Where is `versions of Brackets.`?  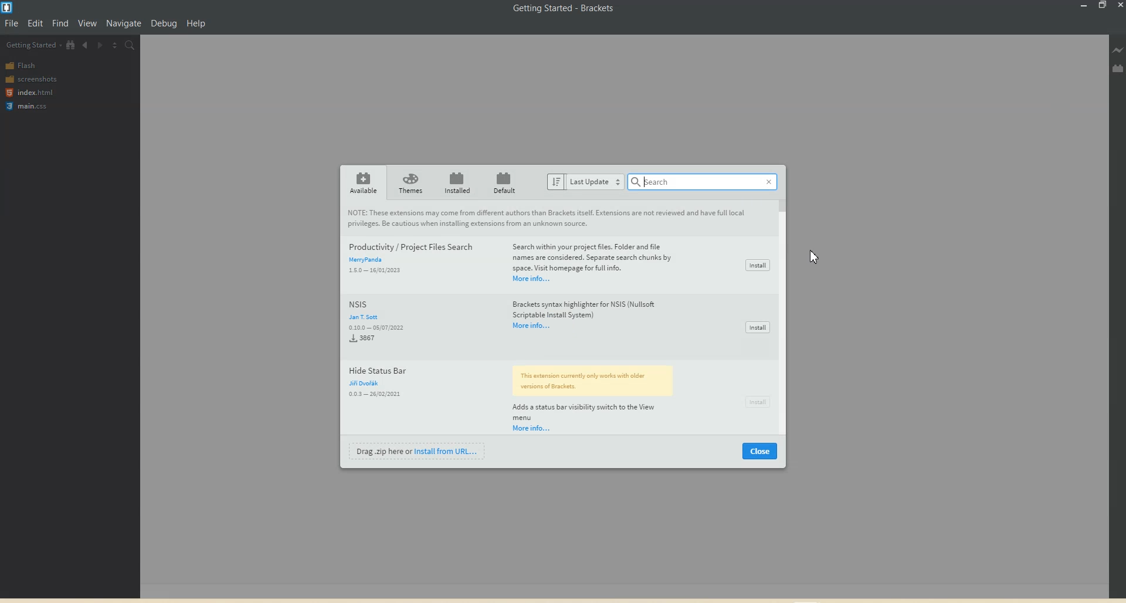
versions of Brackets. is located at coordinates (596, 378).